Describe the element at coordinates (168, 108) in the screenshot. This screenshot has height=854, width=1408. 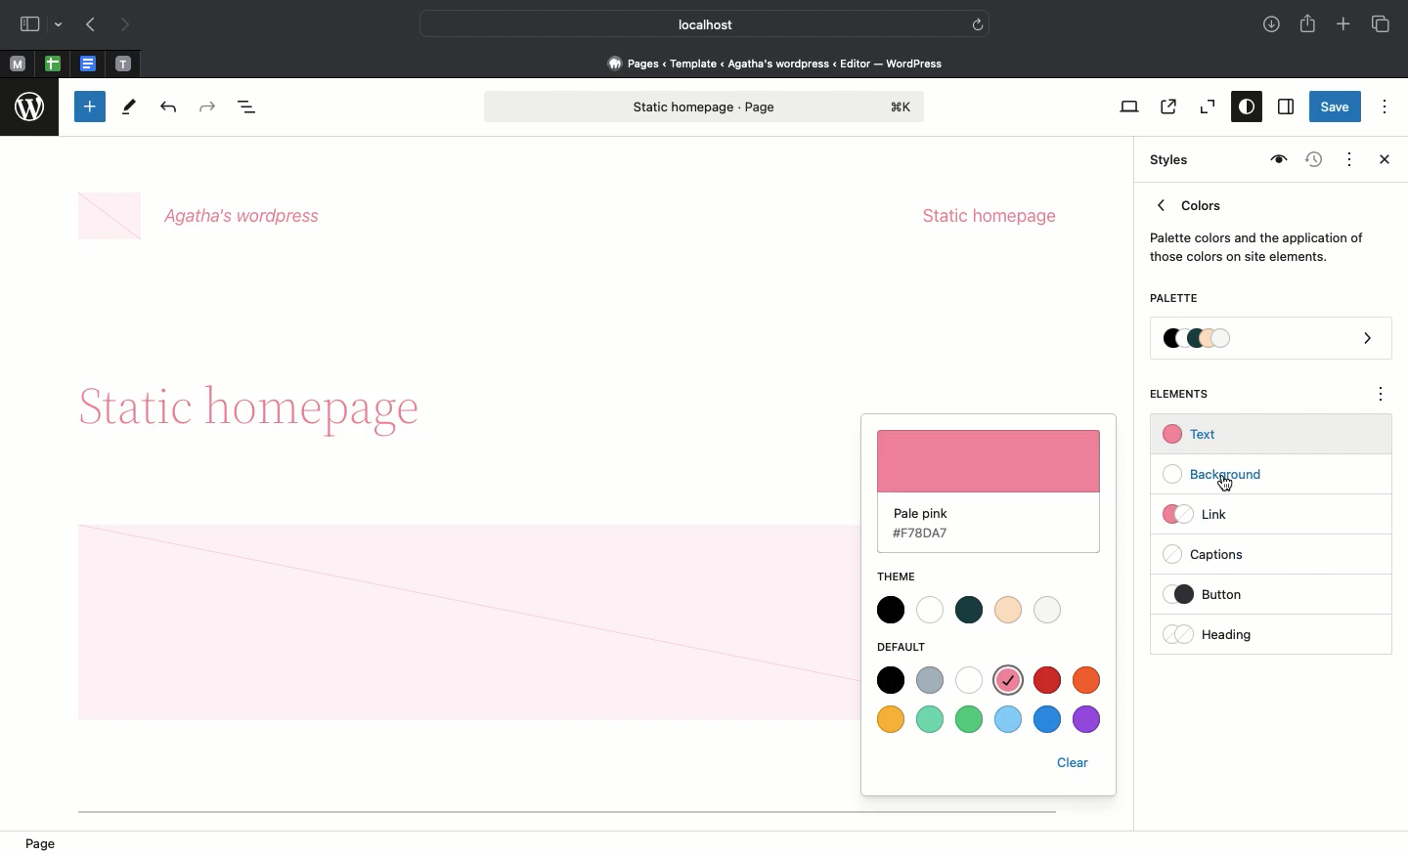
I see `Undo` at that location.